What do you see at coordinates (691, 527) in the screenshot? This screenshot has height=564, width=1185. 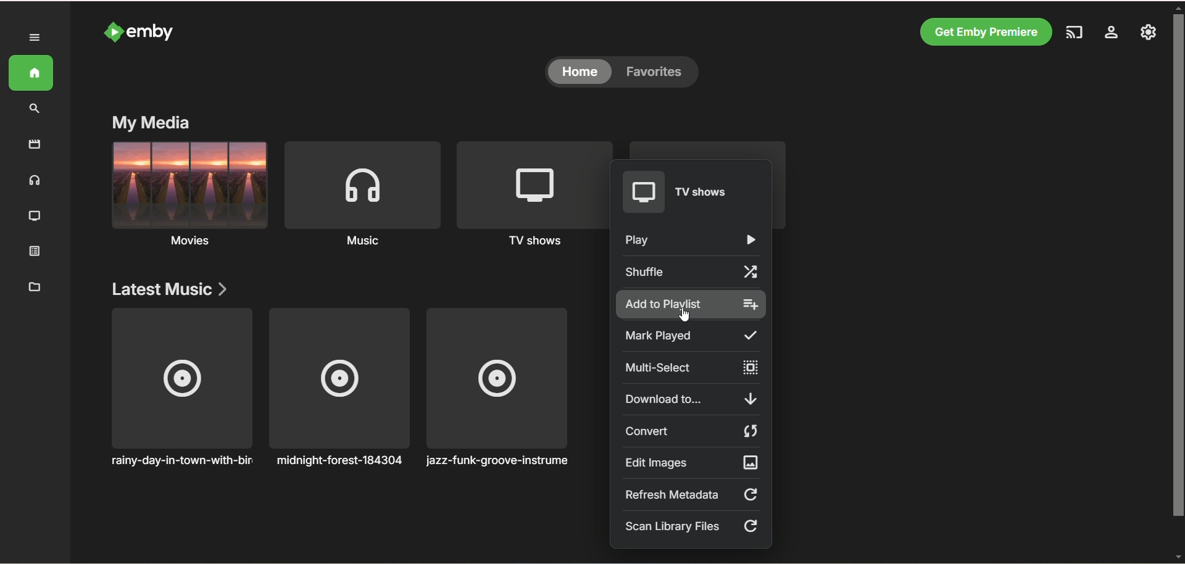 I see `scan library files` at bounding box center [691, 527].